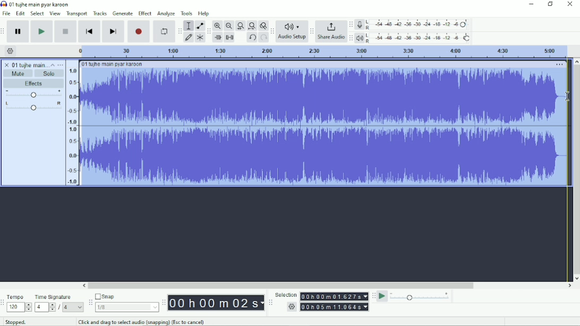  Describe the element at coordinates (4, 303) in the screenshot. I see `Audacity time signature toolbar` at that location.